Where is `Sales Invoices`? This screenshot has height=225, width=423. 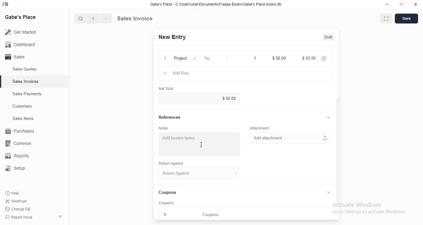
Sales Invoices is located at coordinates (26, 81).